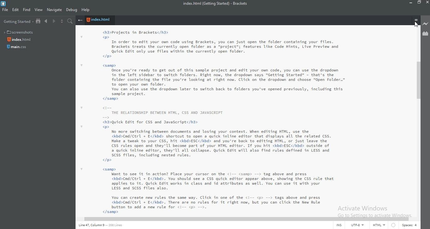 Image resolution: width=430 pixels, height=229 pixels. What do you see at coordinates (54, 10) in the screenshot?
I see `Navigate` at bounding box center [54, 10].